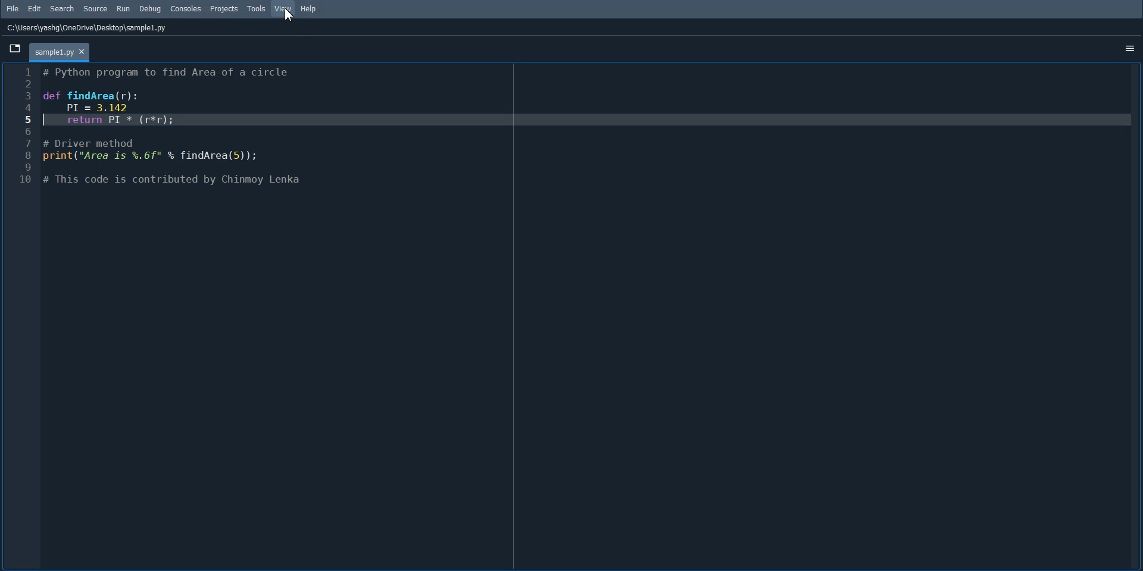  What do you see at coordinates (23, 127) in the screenshot?
I see `Line number` at bounding box center [23, 127].